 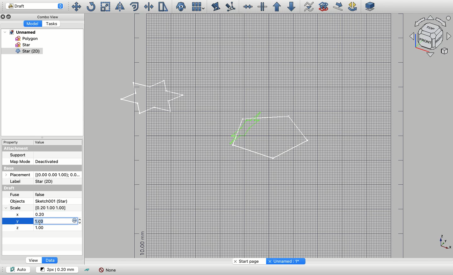 What do you see at coordinates (49, 260) in the screenshot?
I see `Data` at bounding box center [49, 260].